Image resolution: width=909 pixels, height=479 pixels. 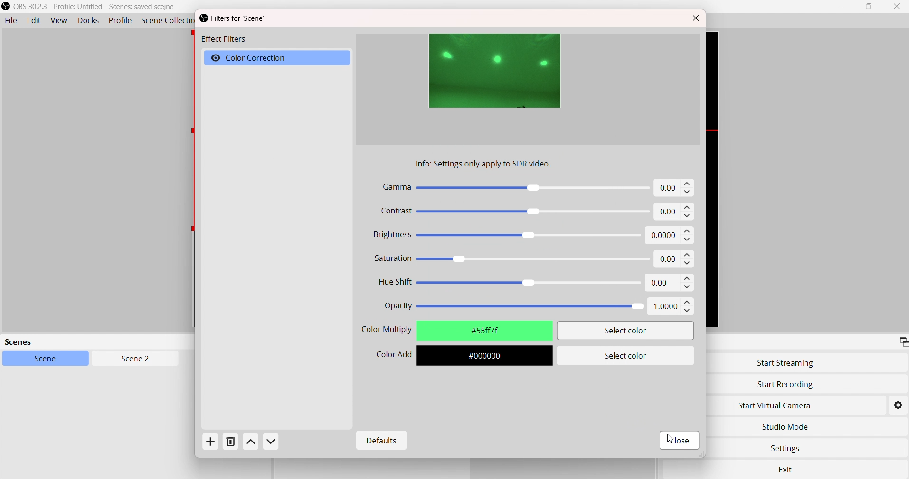 What do you see at coordinates (515, 210) in the screenshot?
I see `Contrast` at bounding box center [515, 210].